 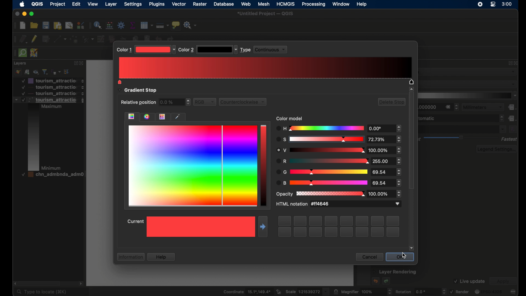 What do you see at coordinates (52, 81) in the screenshot?
I see `layer 1` at bounding box center [52, 81].